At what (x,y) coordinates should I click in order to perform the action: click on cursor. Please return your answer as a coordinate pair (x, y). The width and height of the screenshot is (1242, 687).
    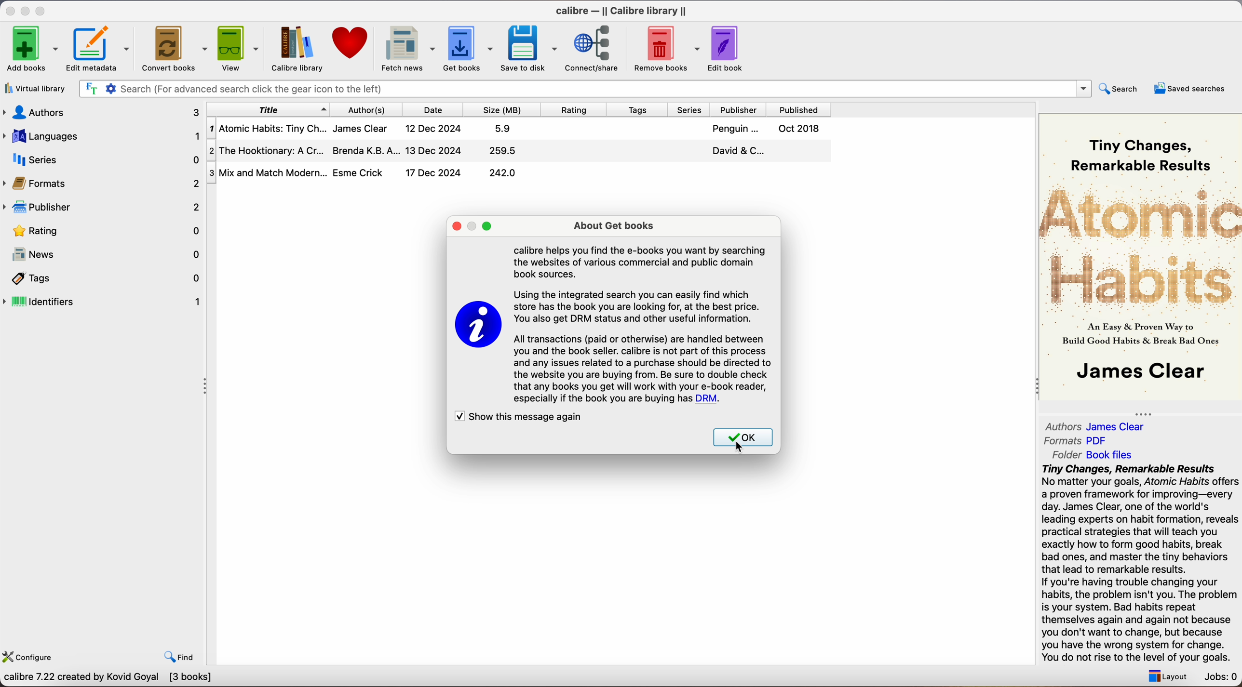
    Looking at the image, I should click on (741, 446).